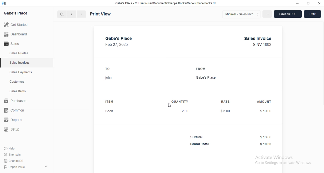 The image size is (324, 173). I want to click on RATE, so click(226, 101).